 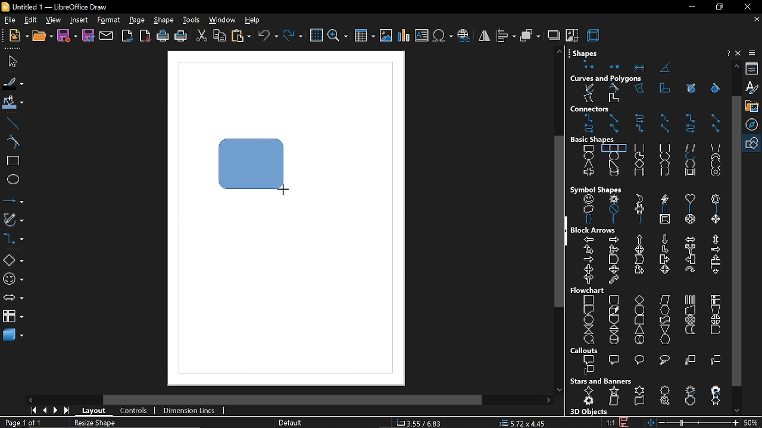 I want to click on page, so click(x=138, y=21).